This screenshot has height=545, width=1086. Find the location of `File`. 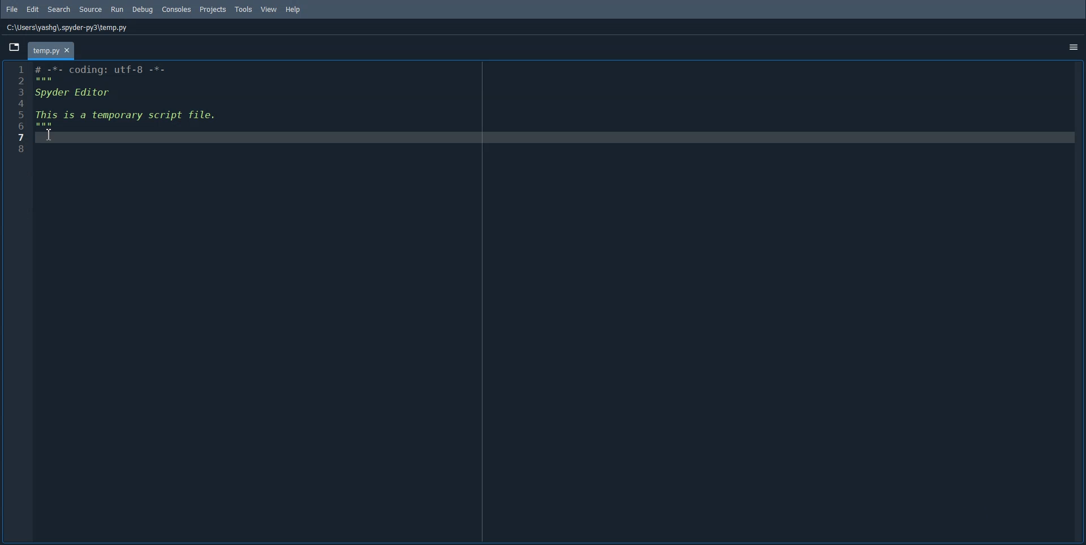

File is located at coordinates (12, 10).